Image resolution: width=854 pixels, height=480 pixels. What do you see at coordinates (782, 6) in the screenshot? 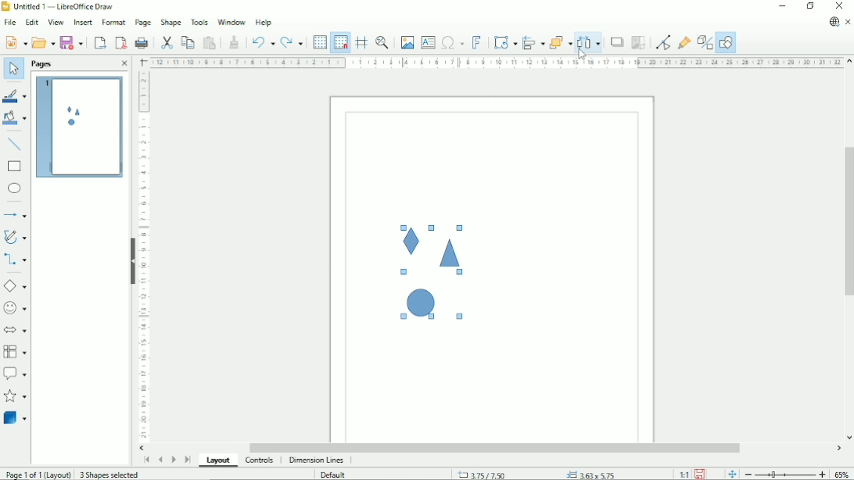
I see `Minimize` at bounding box center [782, 6].